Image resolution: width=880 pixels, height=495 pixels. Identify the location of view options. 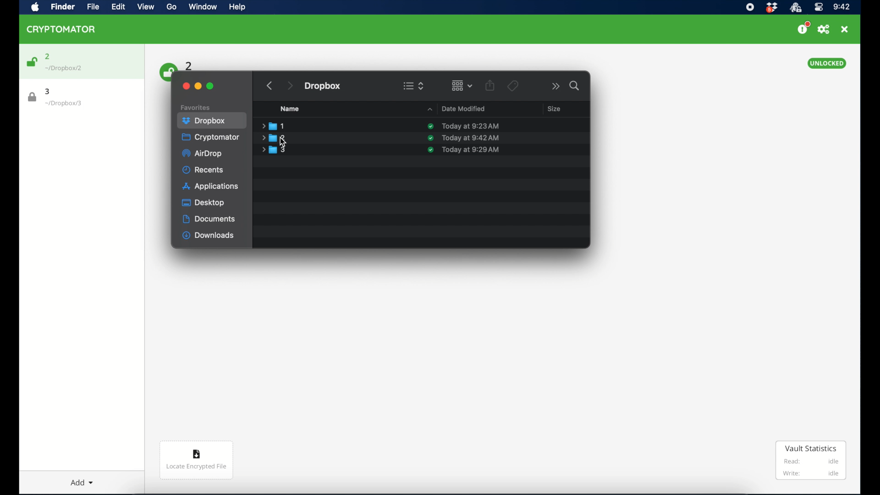
(413, 86).